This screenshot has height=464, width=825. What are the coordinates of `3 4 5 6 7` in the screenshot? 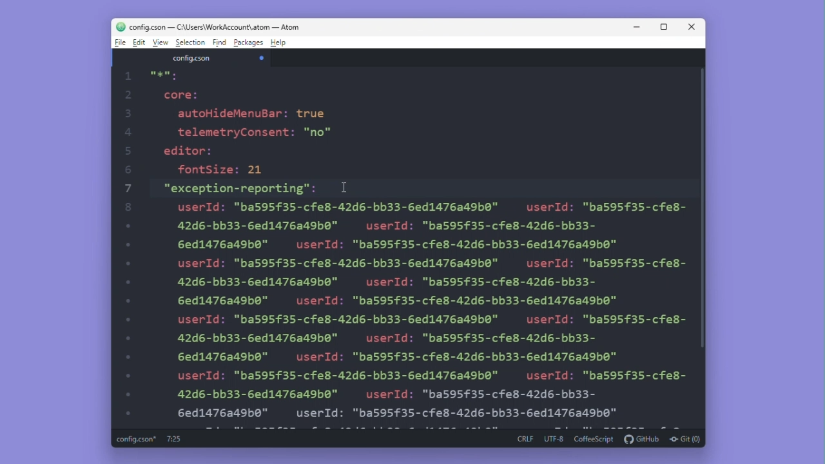 It's located at (128, 264).